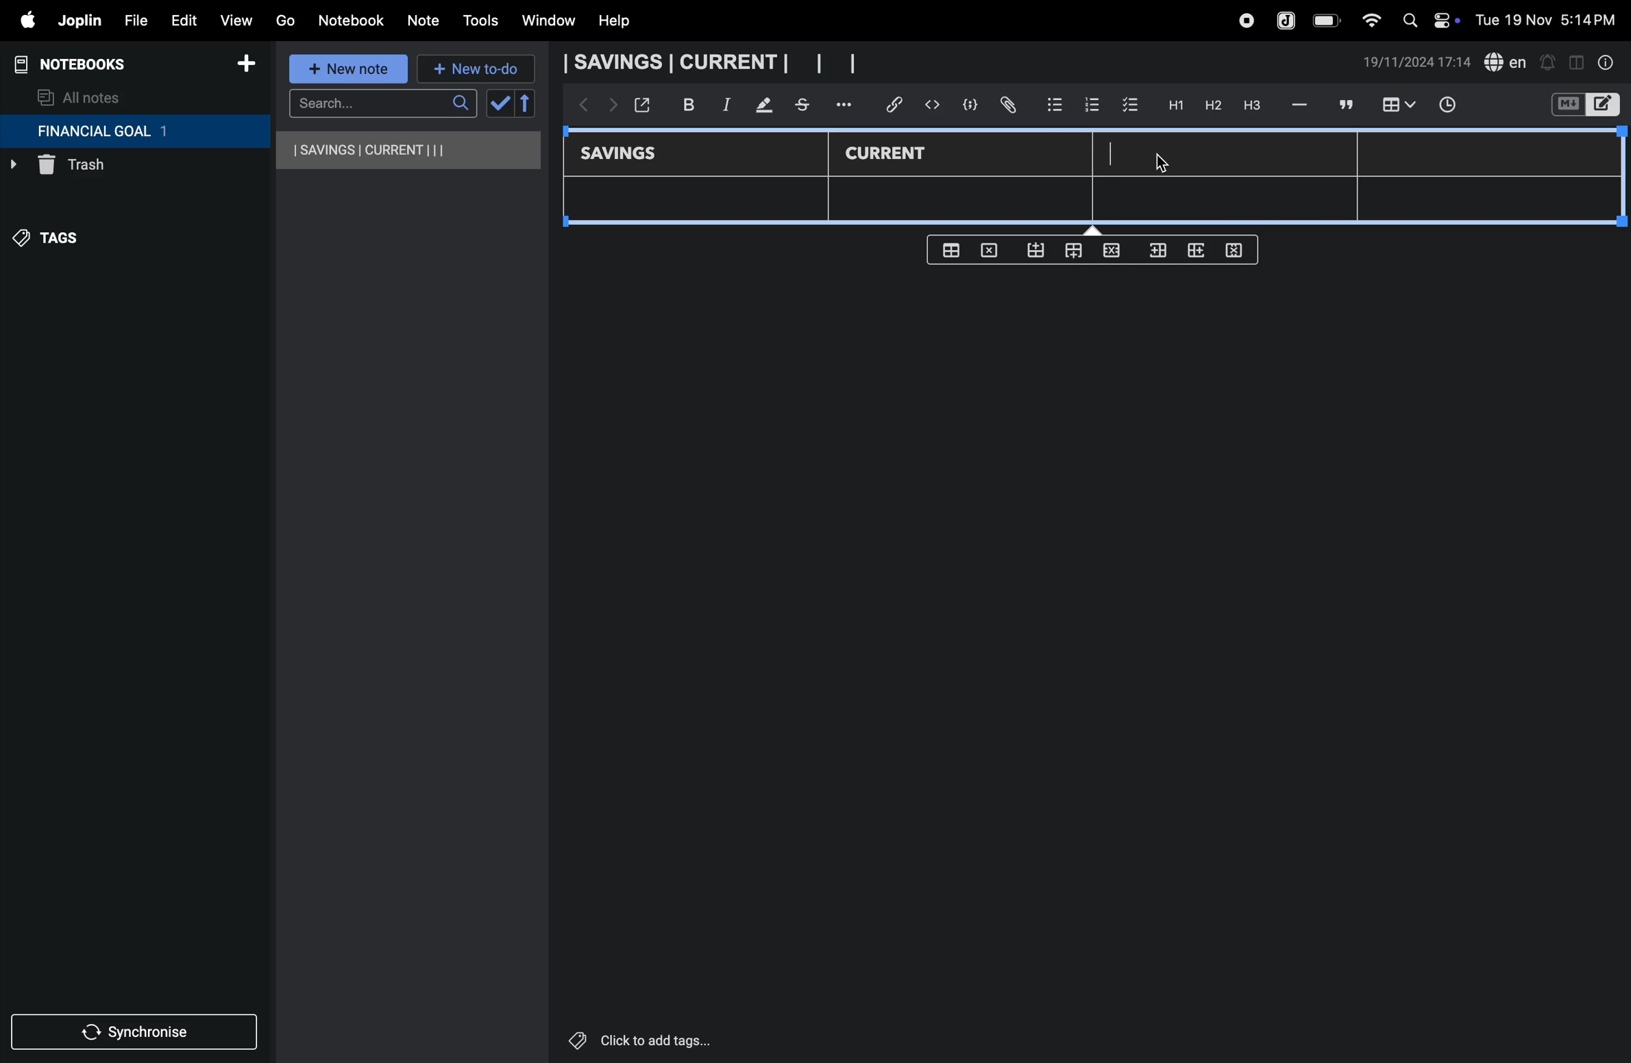 Image resolution: width=1631 pixels, height=1063 pixels. Describe the element at coordinates (350, 21) in the screenshot. I see `notebook` at that location.